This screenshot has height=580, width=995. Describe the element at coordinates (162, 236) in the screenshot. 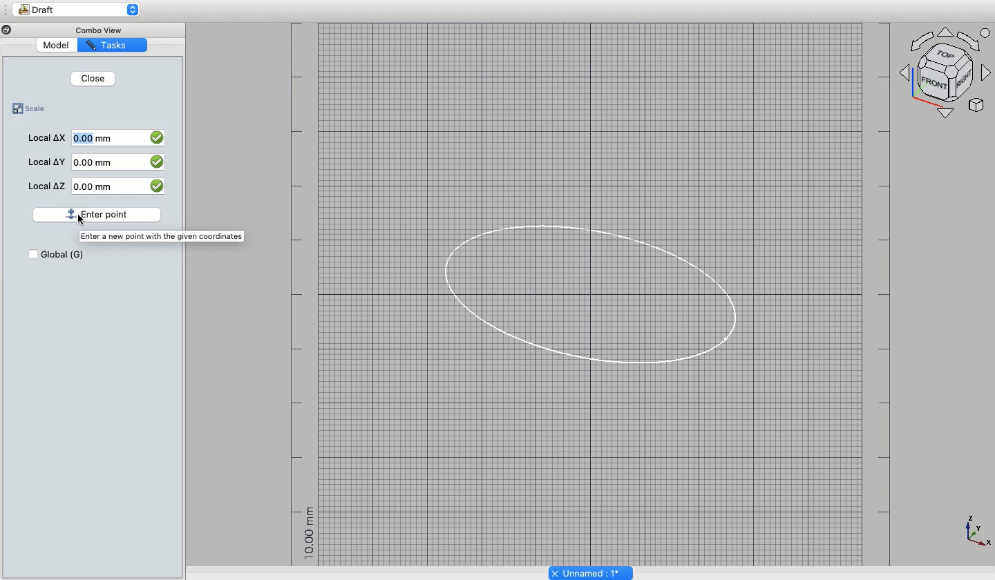

I see `Enter a new point with the given coordinates` at that location.